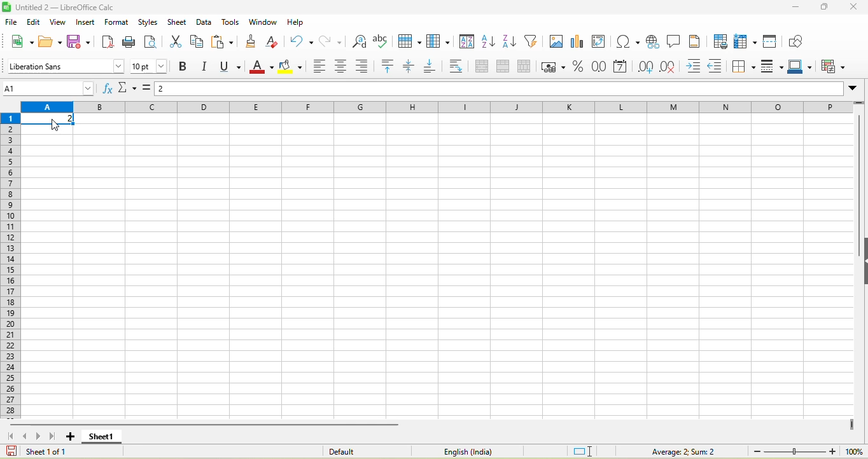  What do you see at coordinates (358, 451) in the screenshot?
I see `default` at bounding box center [358, 451].